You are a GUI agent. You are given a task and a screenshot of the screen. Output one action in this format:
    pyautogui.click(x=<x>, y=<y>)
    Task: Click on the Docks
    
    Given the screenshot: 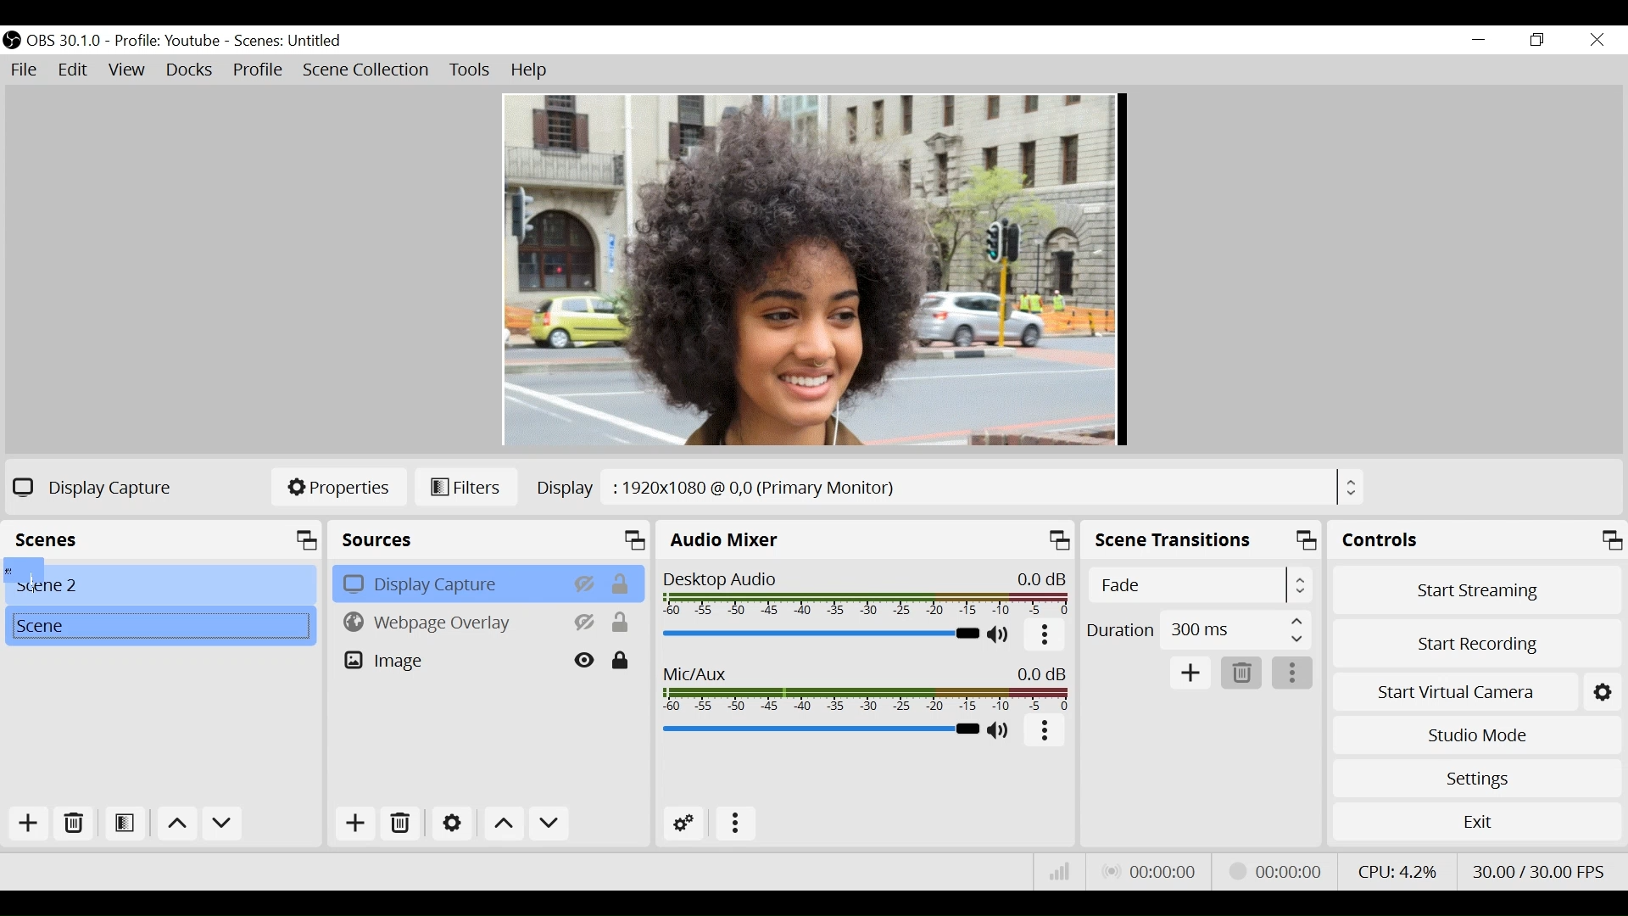 What is the action you would take?
    pyautogui.click(x=191, y=70)
    